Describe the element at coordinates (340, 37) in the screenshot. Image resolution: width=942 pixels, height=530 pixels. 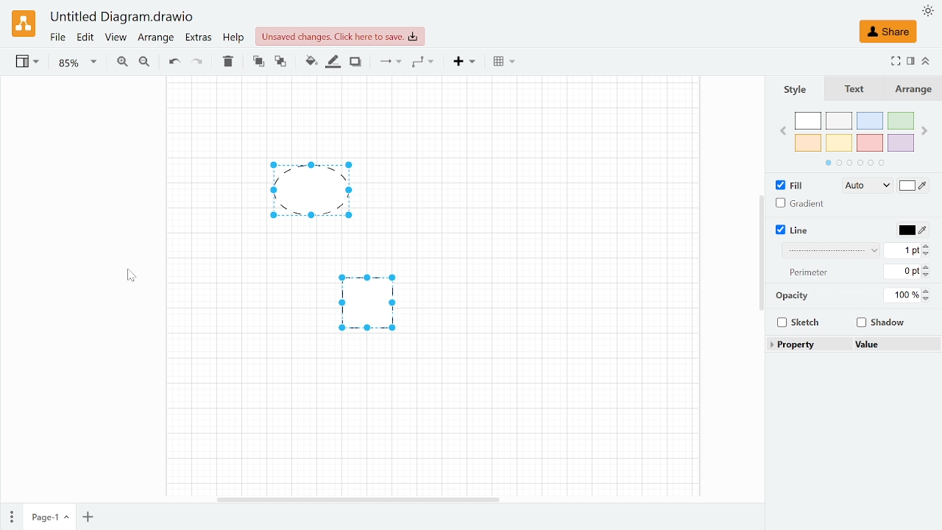
I see `Unsaved changes. click here to save` at that location.